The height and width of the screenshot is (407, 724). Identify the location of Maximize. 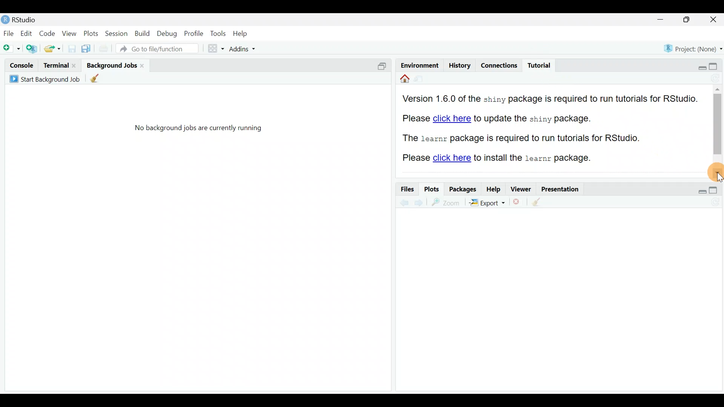
(690, 20).